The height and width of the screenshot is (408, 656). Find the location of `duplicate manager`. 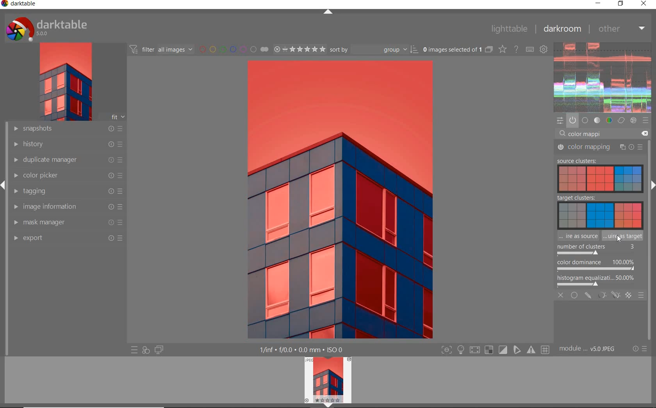

duplicate manager is located at coordinates (68, 160).